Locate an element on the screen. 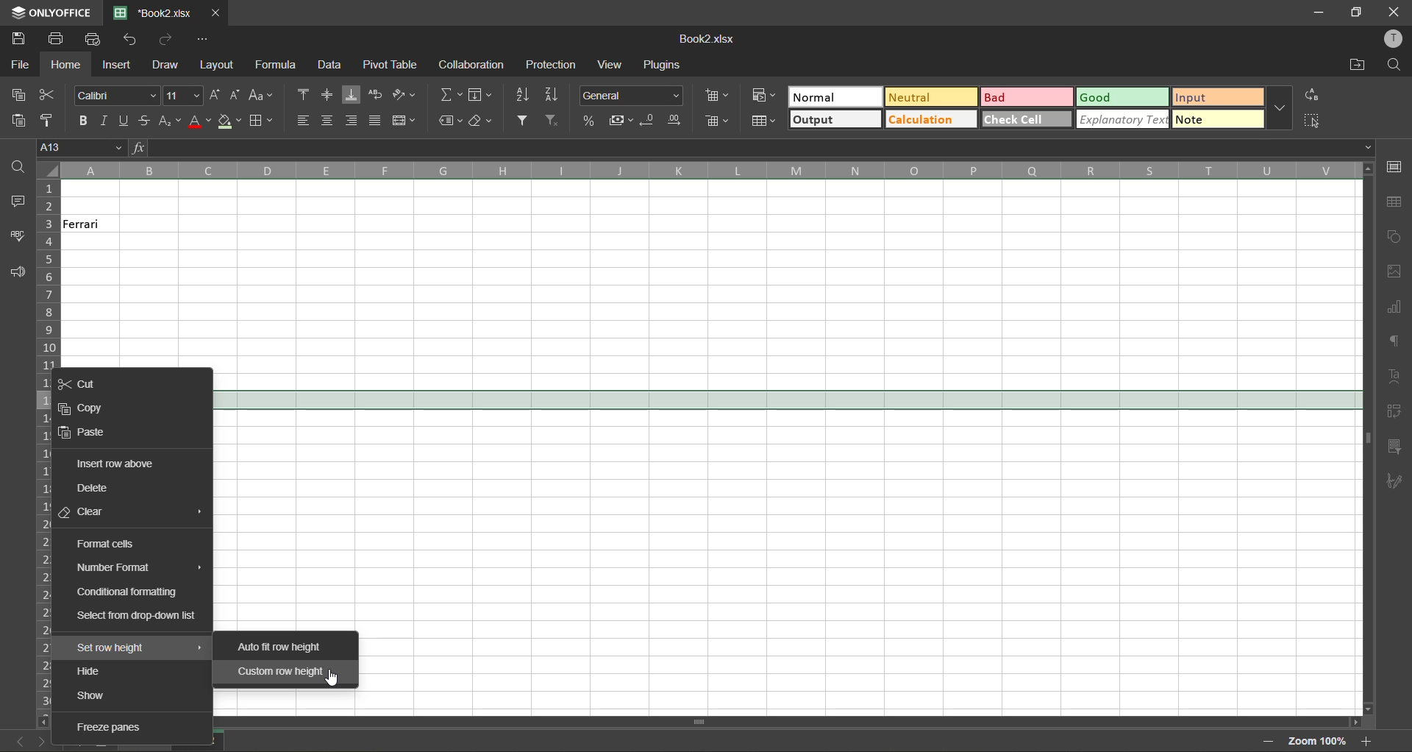 This screenshot has height=752, width=1412. named ranges is located at coordinates (452, 120).